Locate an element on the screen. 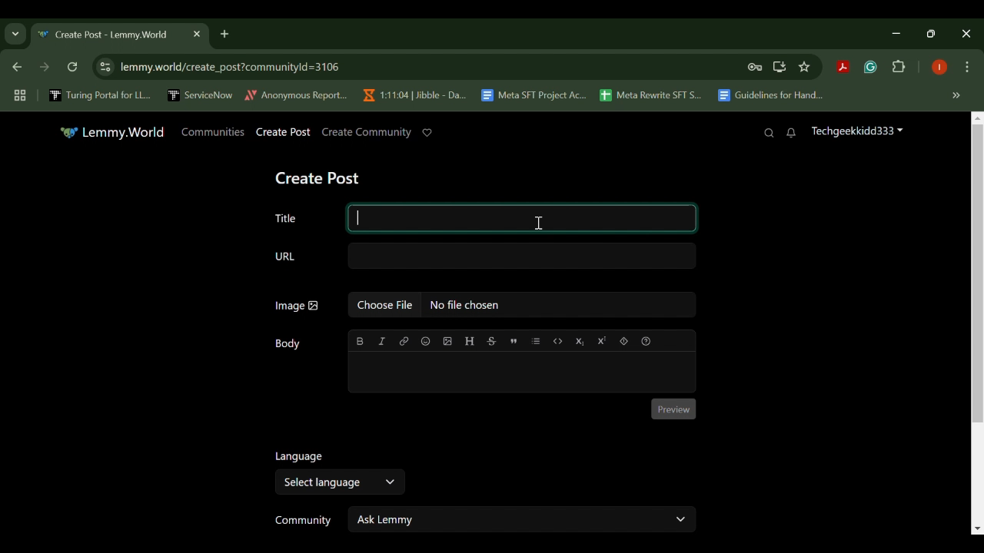 Image resolution: width=984 pixels, height=553 pixels. Tab Groups is located at coordinates (18, 96).